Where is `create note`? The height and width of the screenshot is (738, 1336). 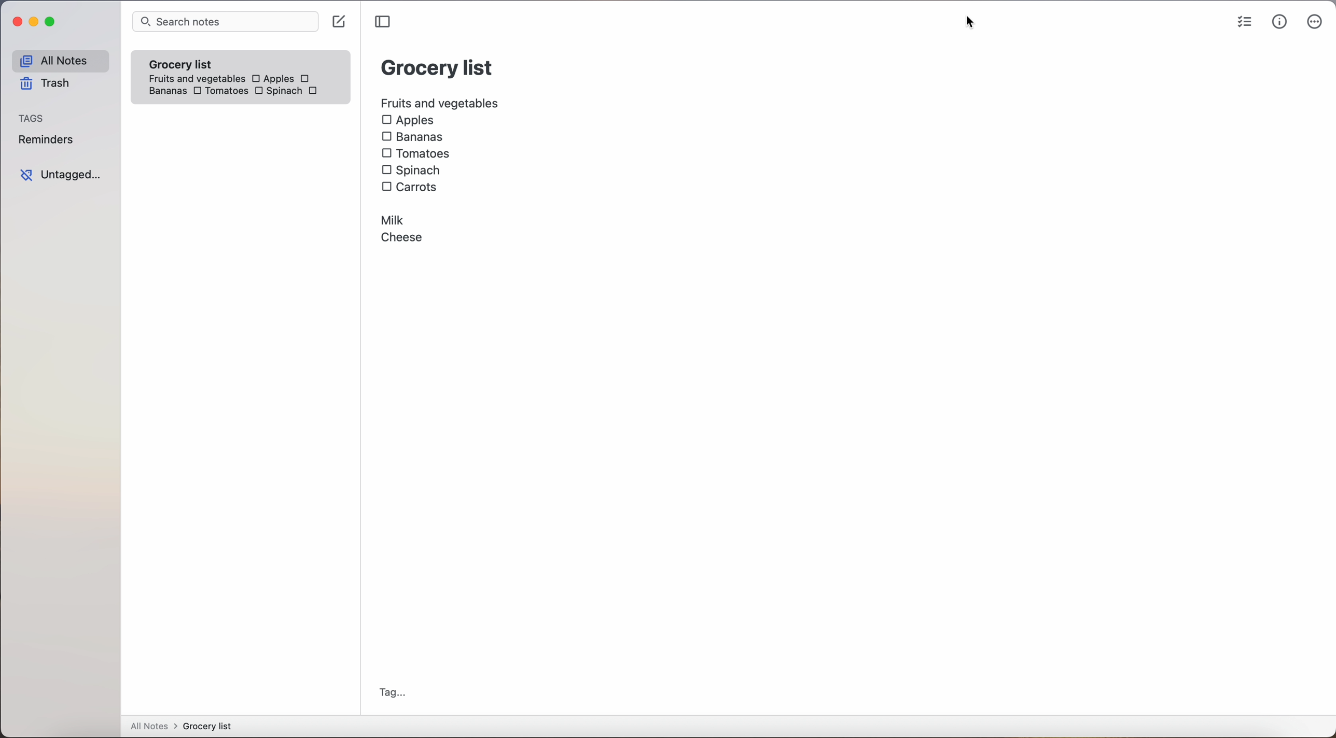
create note is located at coordinates (341, 22).